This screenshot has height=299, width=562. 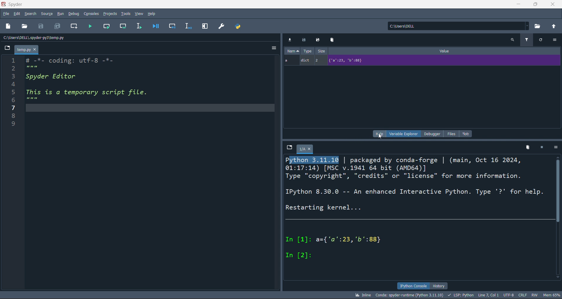 What do you see at coordinates (272, 48) in the screenshot?
I see `more options` at bounding box center [272, 48].